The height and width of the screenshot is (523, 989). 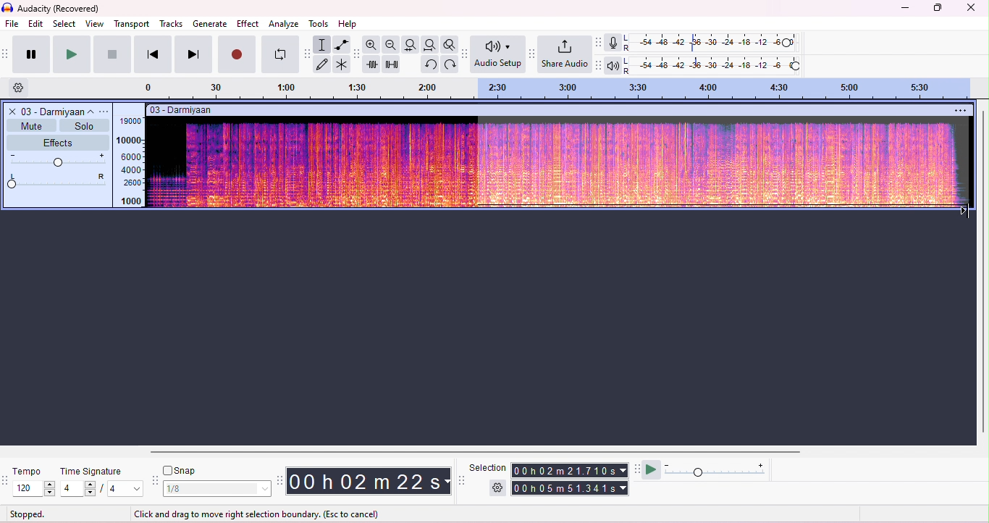 What do you see at coordinates (103, 488) in the screenshot?
I see `select time signature` at bounding box center [103, 488].